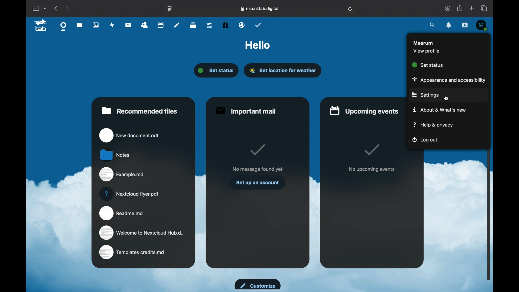 The image size is (519, 292). Describe the element at coordinates (428, 65) in the screenshot. I see `set status` at that location.